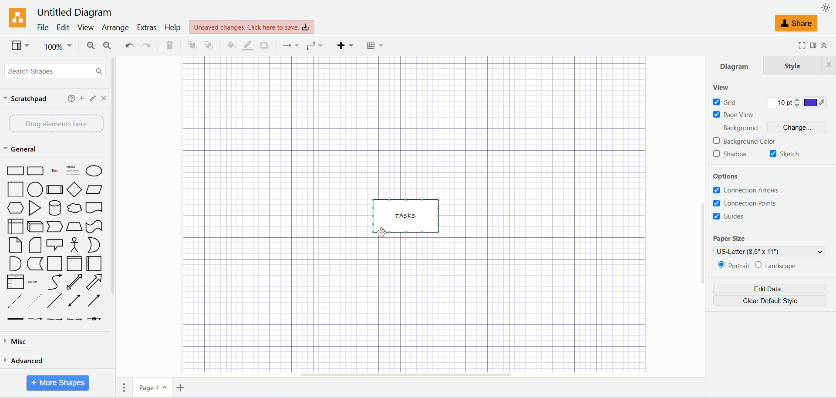 The height and width of the screenshot is (398, 836). What do you see at coordinates (105, 45) in the screenshot?
I see `zoom out` at bounding box center [105, 45].